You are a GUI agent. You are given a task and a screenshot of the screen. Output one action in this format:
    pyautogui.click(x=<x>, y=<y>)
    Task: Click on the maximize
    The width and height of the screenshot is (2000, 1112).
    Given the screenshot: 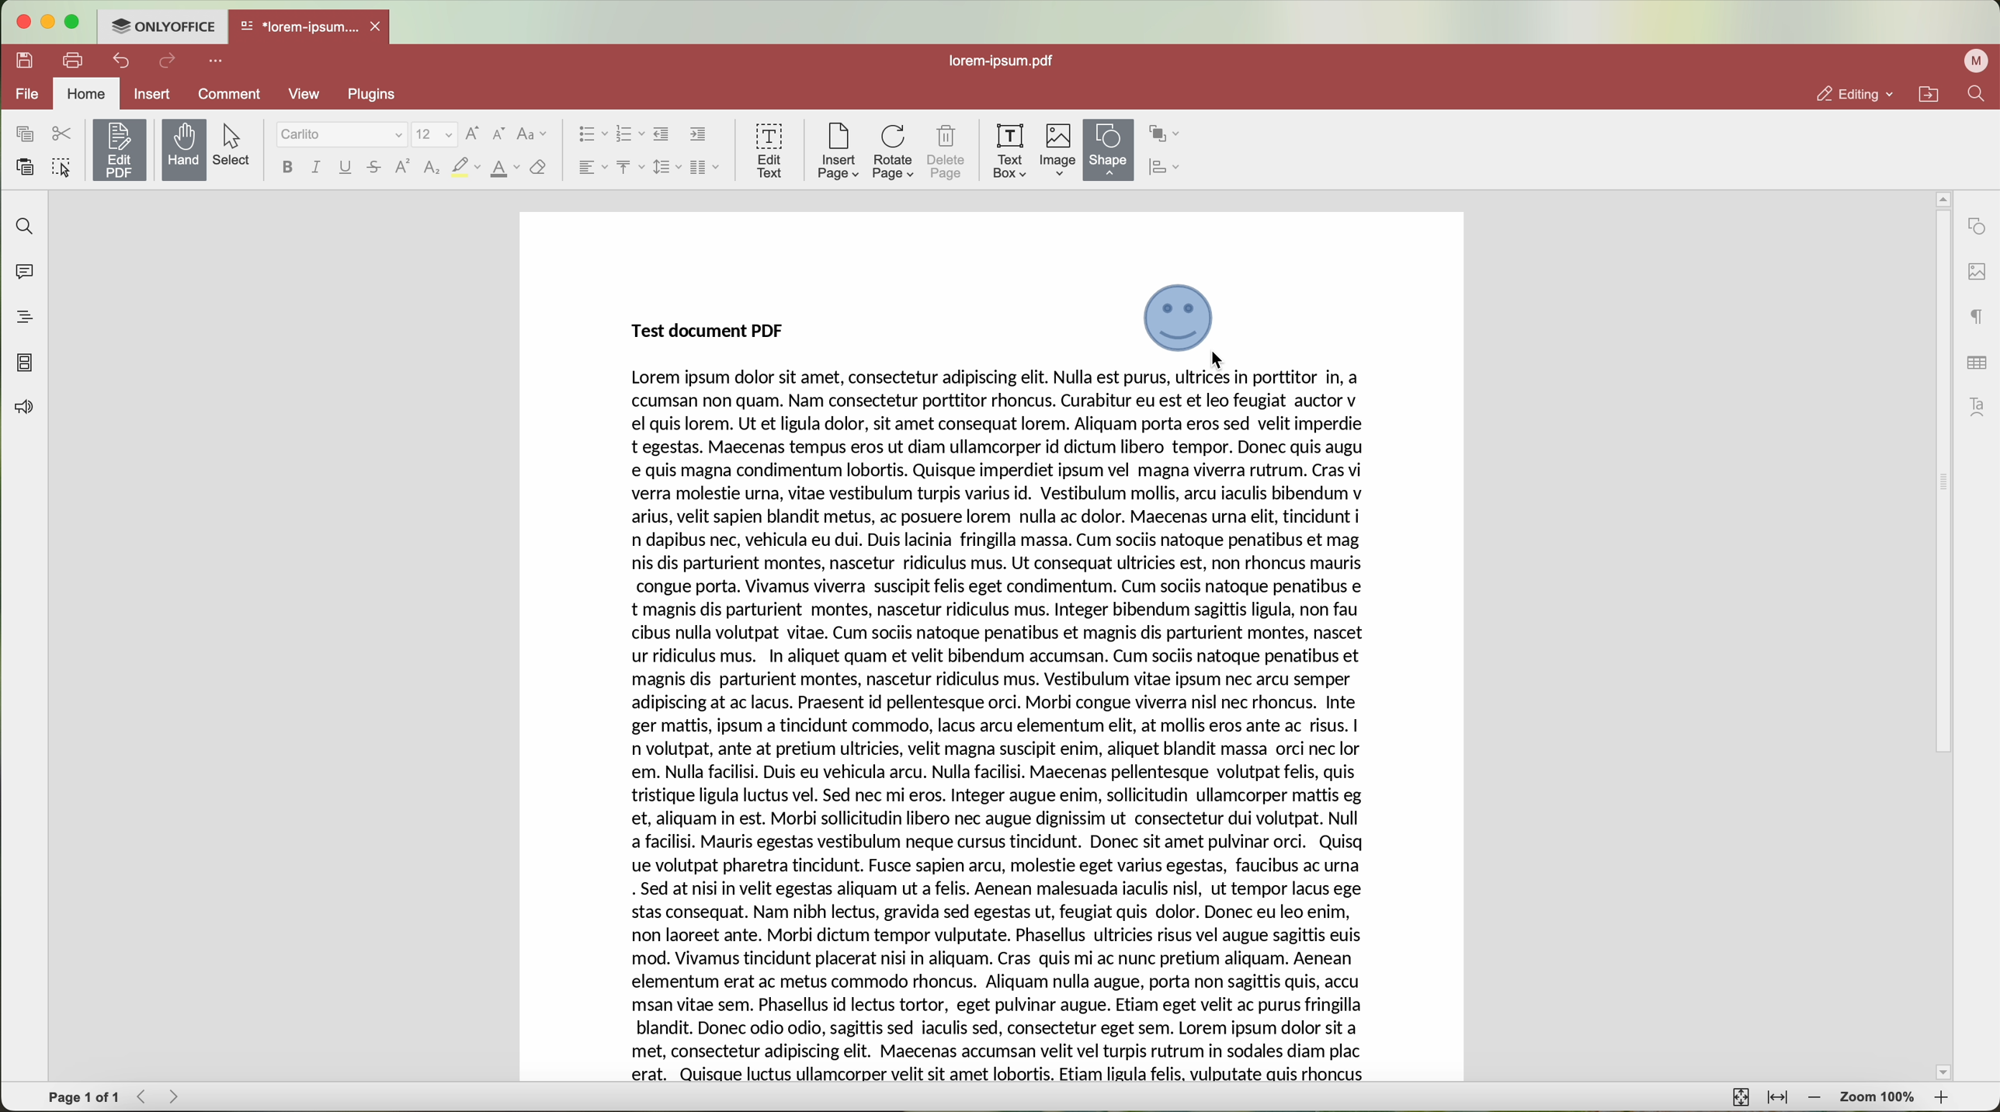 What is the action you would take?
    pyautogui.click(x=74, y=24)
    